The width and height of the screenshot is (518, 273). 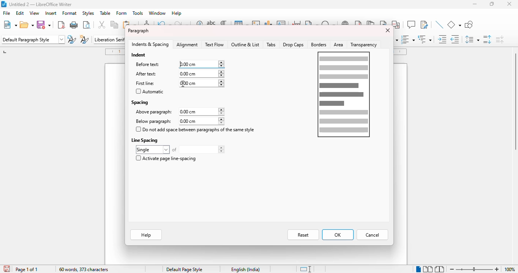 I want to click on select outline format, so click(x=425, y=39).